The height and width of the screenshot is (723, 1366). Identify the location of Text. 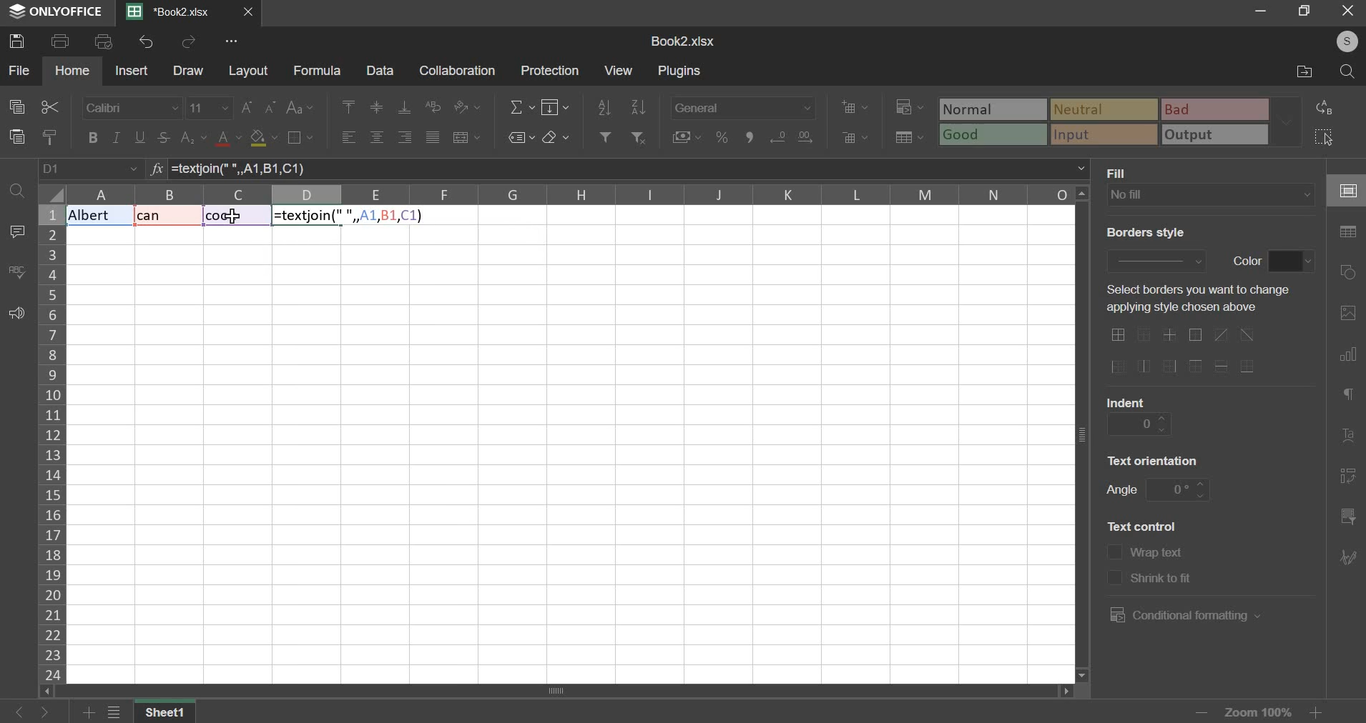
(162, 216).